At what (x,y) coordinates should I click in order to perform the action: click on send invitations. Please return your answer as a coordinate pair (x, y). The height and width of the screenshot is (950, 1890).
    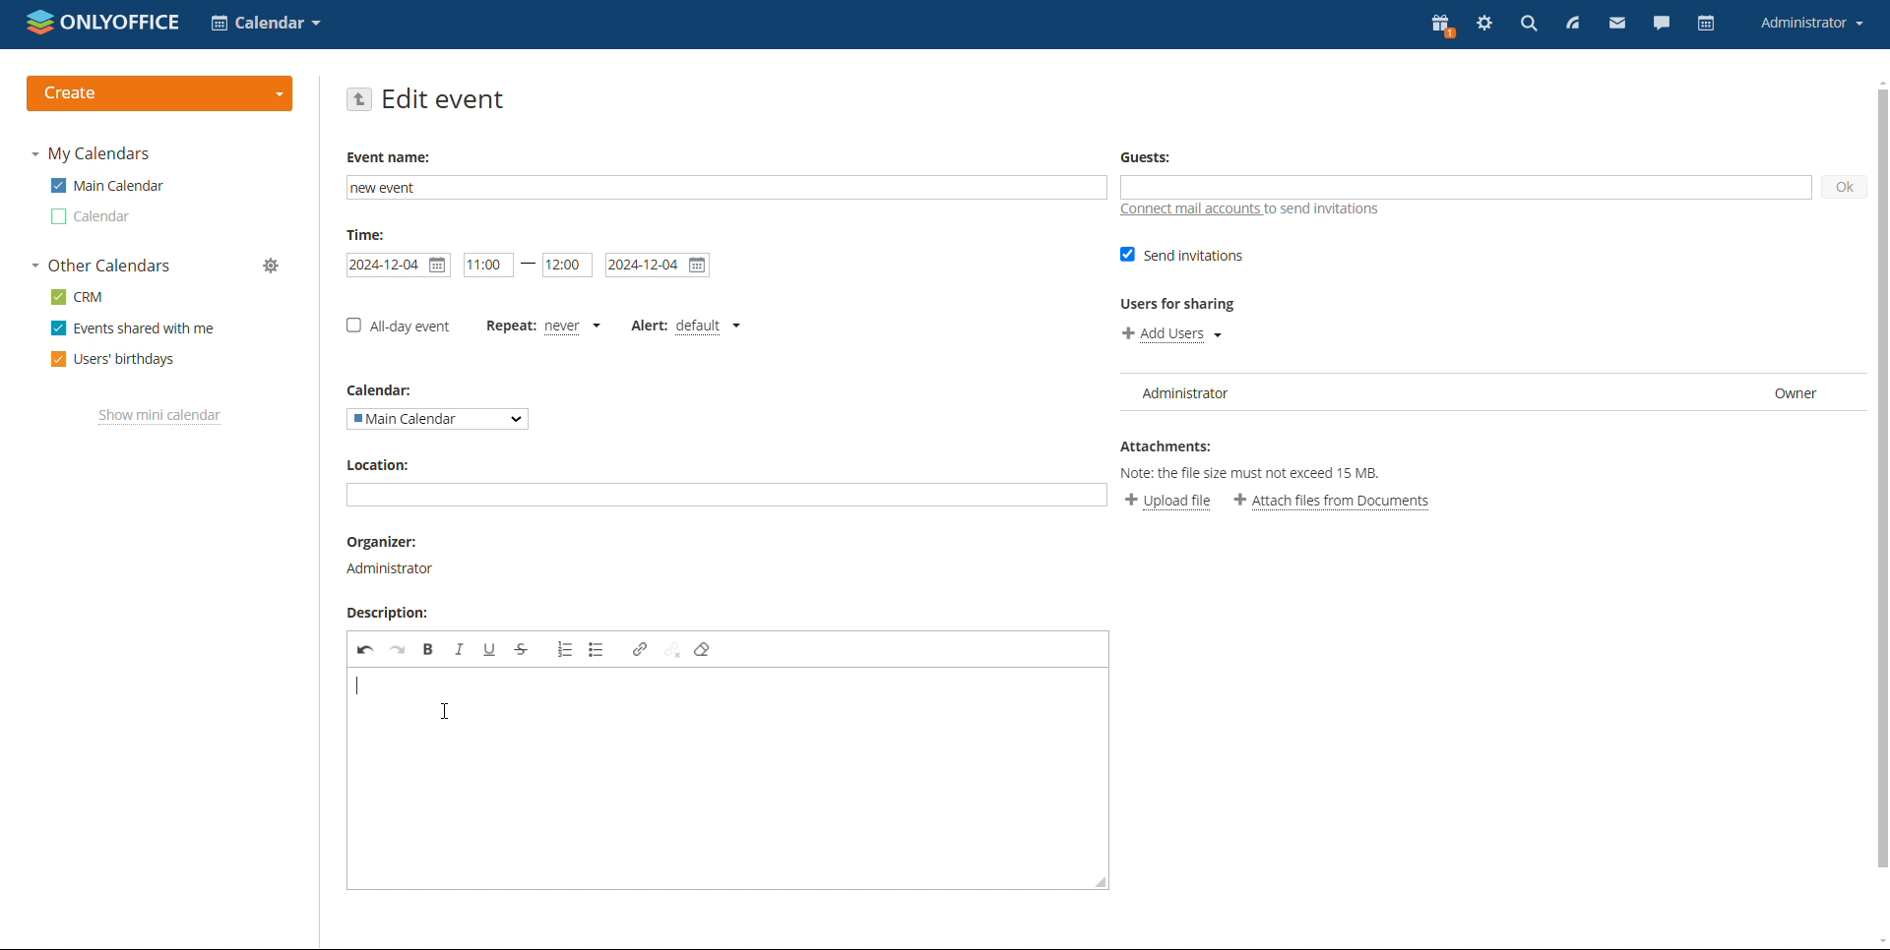
    Looking at the image, I should click on (1178, 255).